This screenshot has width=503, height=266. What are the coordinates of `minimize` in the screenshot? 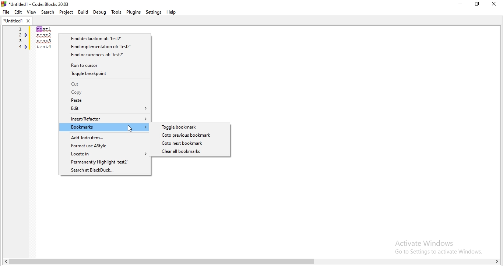 It's located at (460, 4).